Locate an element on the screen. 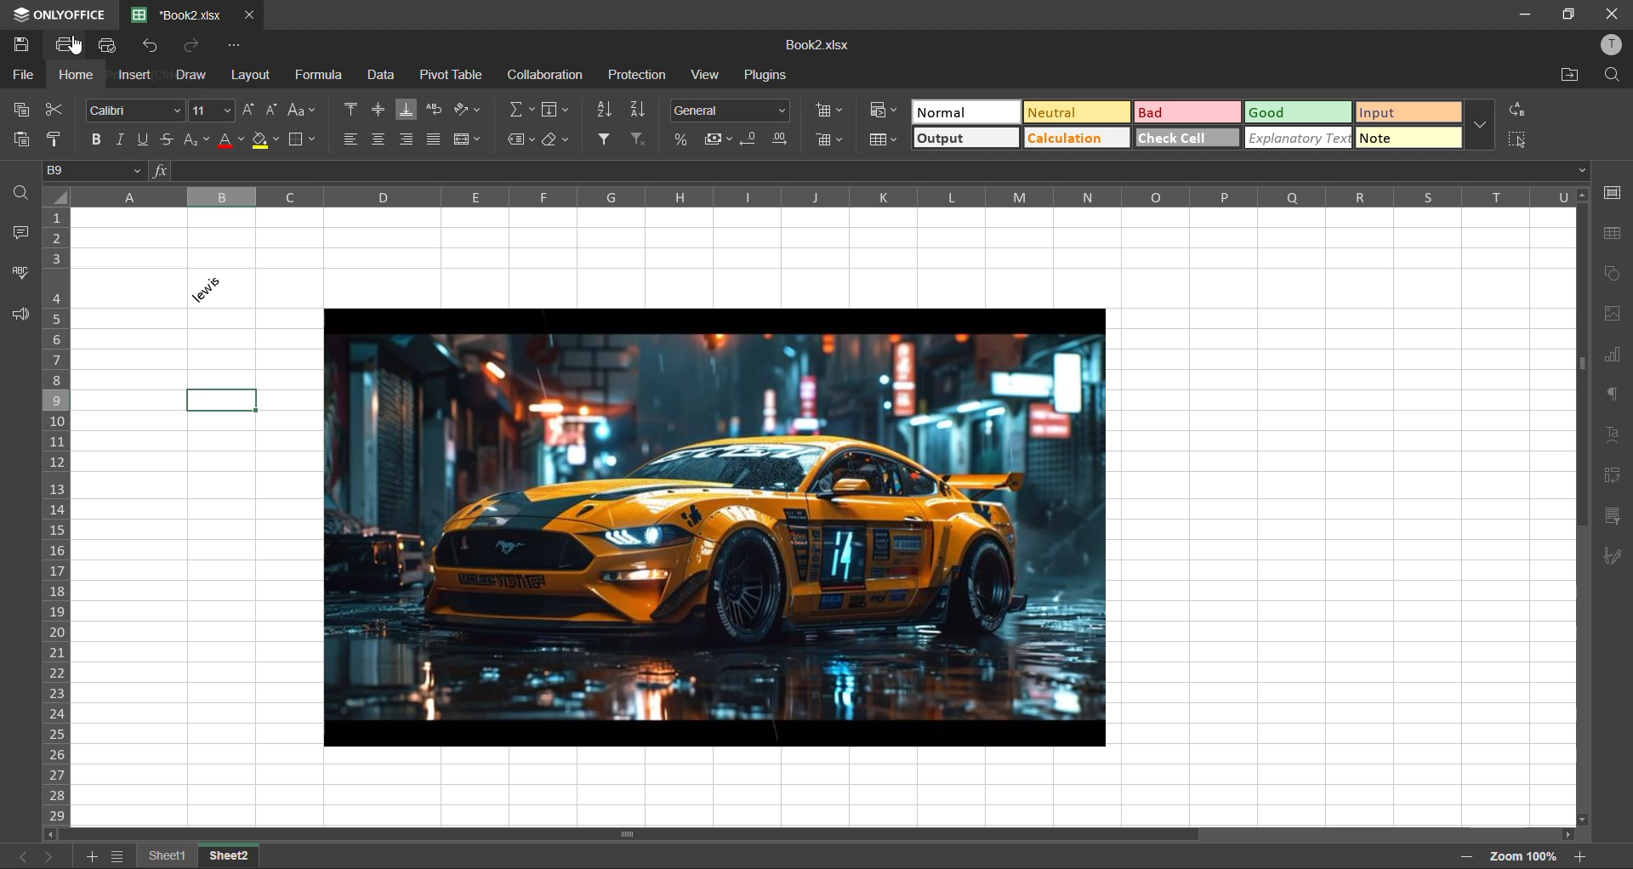 This screenshot has width=1633, height=869. normal is located at coordinates (966, 113).